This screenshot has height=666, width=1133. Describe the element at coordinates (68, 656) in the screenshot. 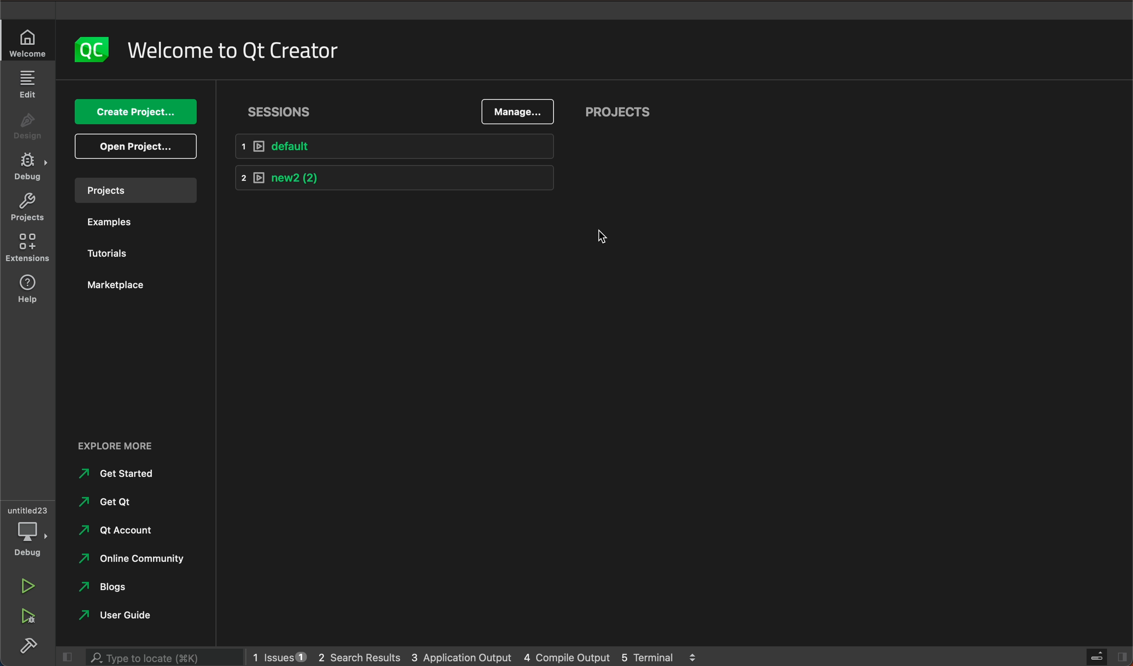

I see `close slide bar` at that location.